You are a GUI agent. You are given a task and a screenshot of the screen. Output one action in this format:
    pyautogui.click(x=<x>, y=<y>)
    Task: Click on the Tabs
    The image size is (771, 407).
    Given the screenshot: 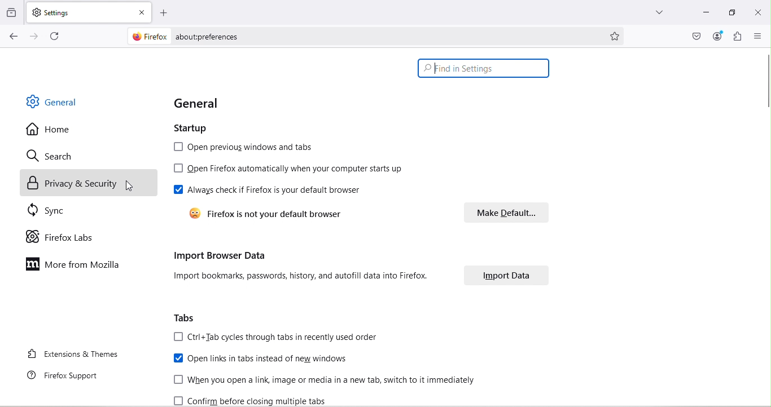 What is the action you would take?
    pyautogui.click(x=186, y=318)
    